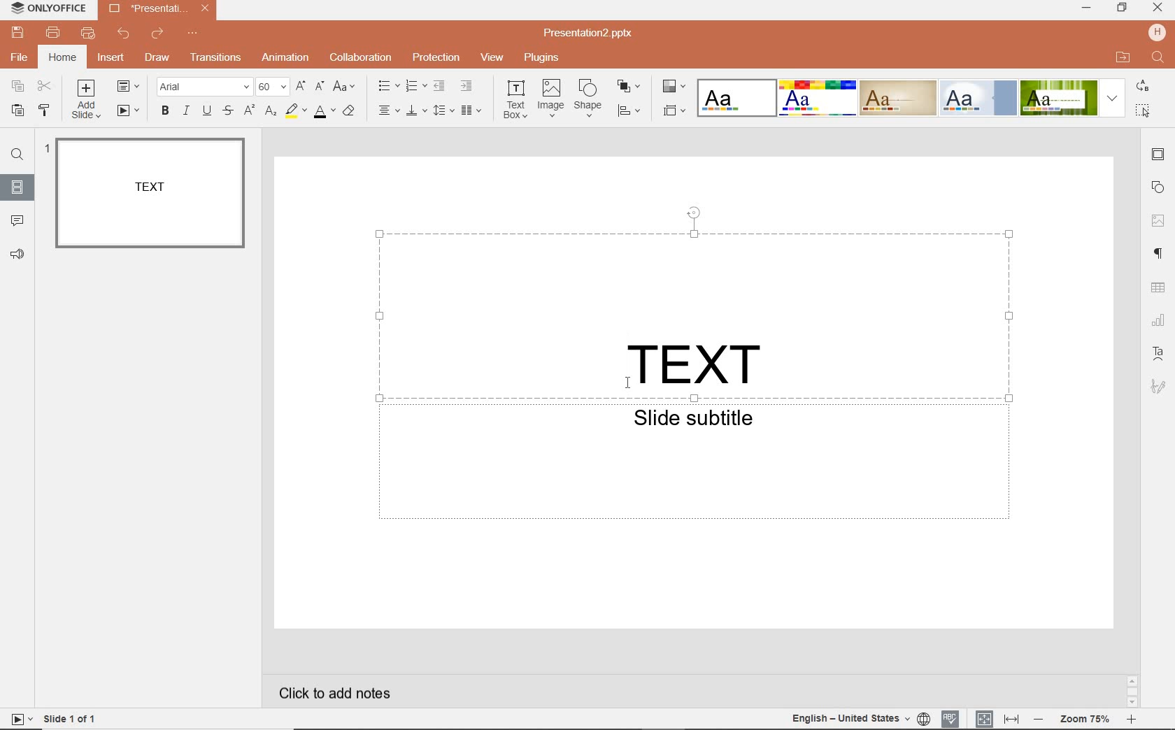  Describe the element at coordinates (162, 113) in the screenshot. I see `BOLD` at that location.